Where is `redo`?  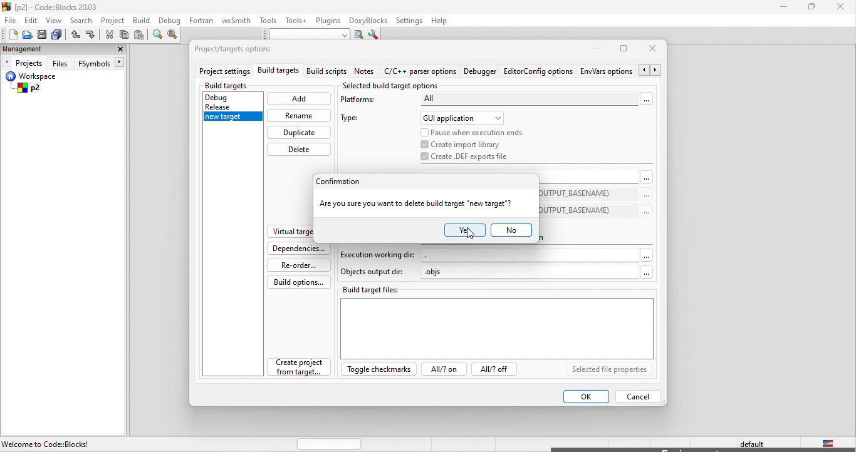 redo is located at coordinates (91, 36).